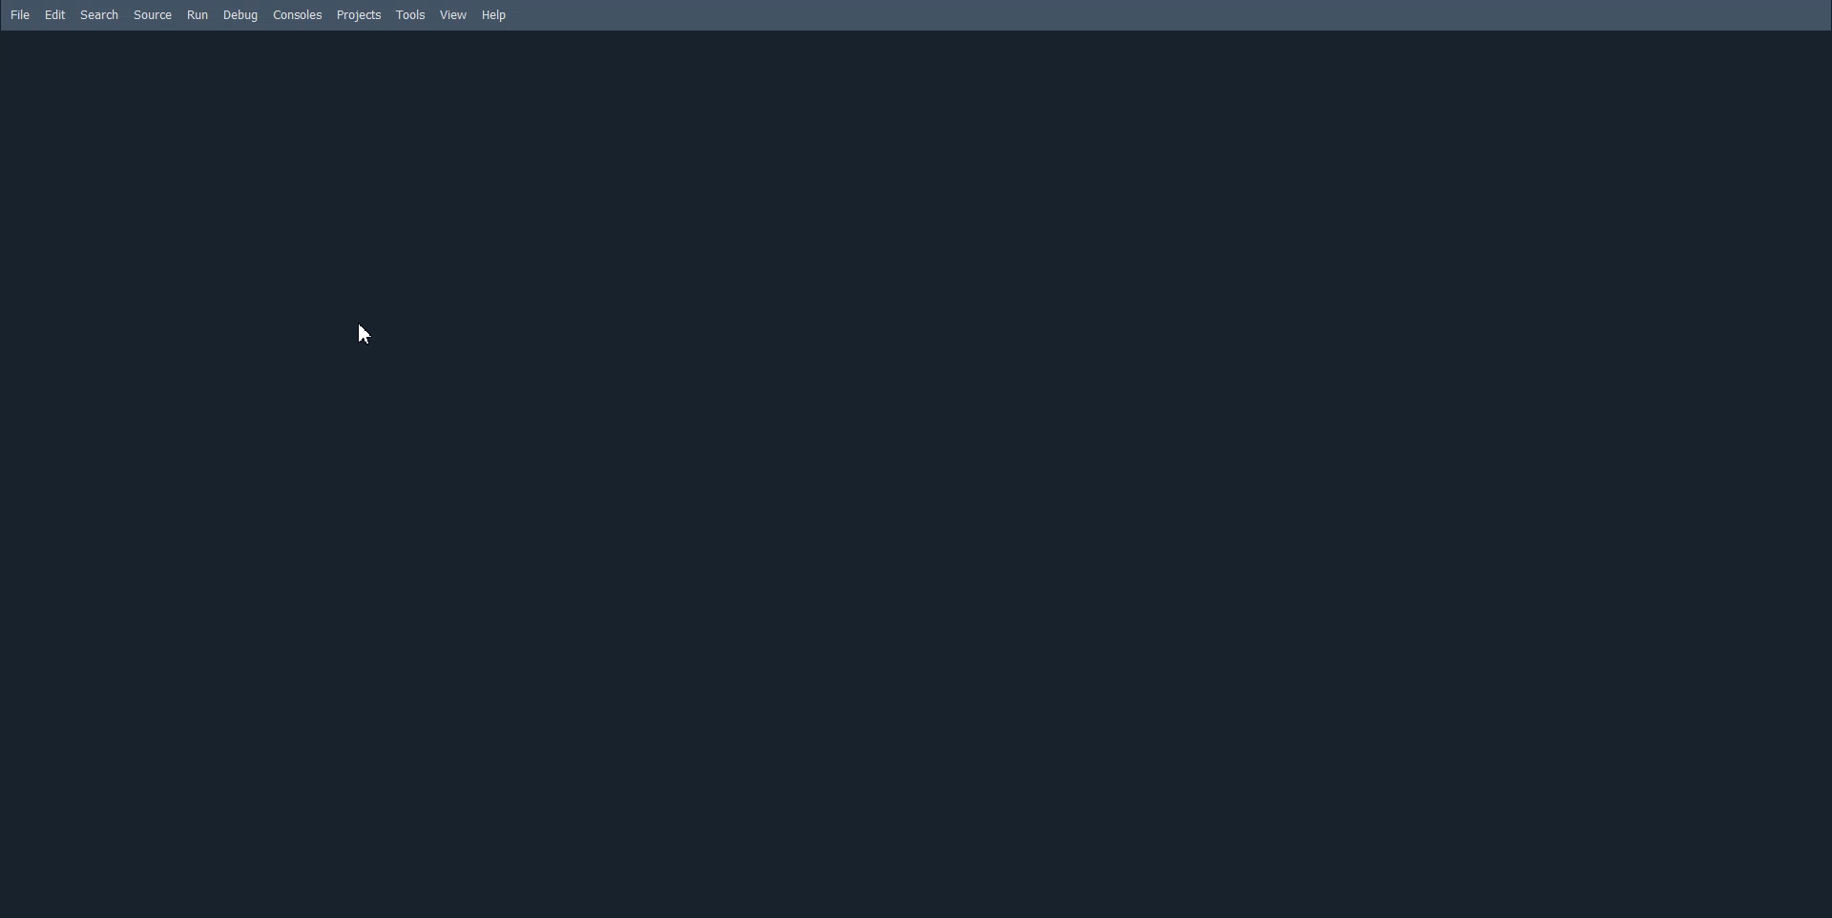 This screenshot has height=918, width=1832. Describe the element at coordinates (100, 15) in the screenshot. I see `Search` at that location.